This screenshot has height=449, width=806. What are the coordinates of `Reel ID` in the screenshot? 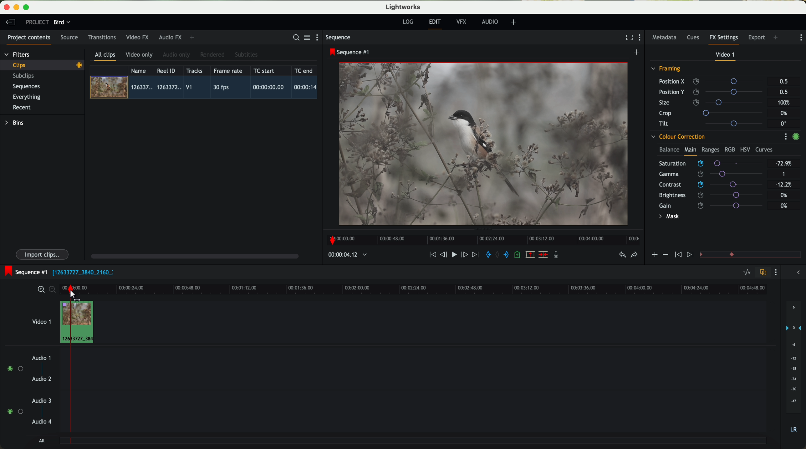 It's located at (168, 70).